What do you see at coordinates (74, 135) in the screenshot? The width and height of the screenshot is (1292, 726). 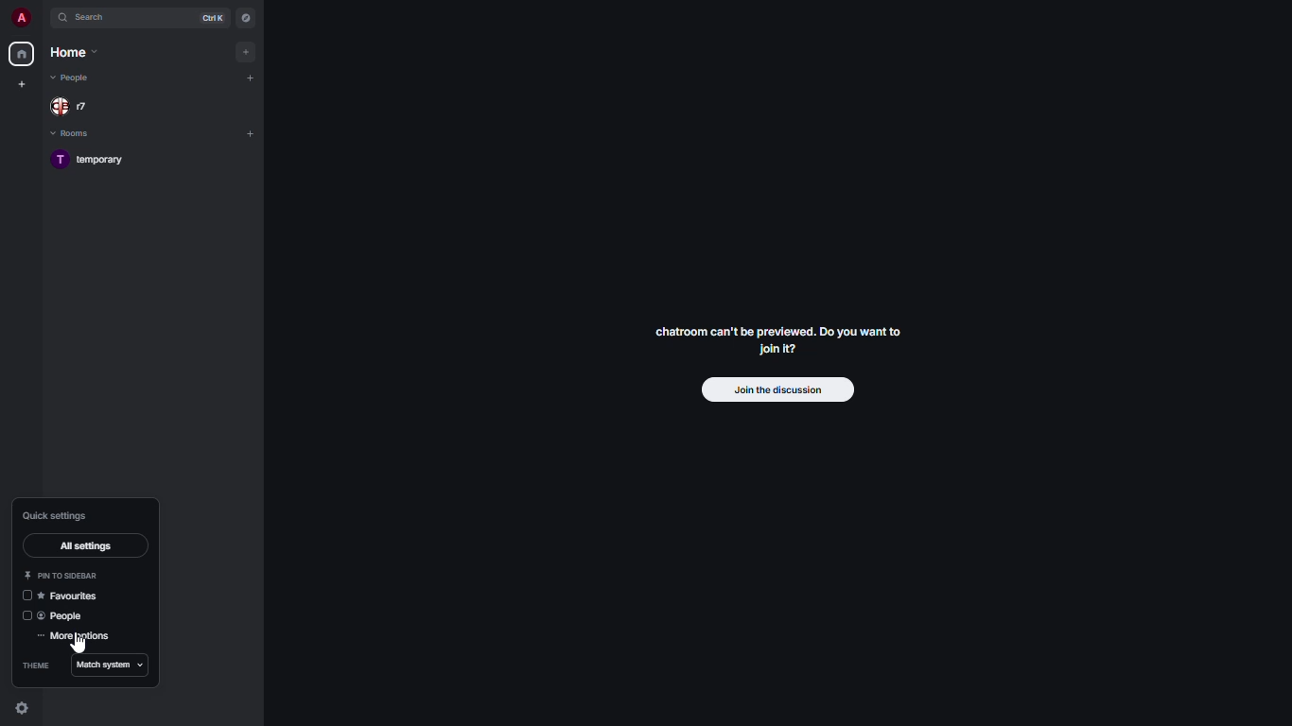 I see `rooms` at bounding box center [74, 135].